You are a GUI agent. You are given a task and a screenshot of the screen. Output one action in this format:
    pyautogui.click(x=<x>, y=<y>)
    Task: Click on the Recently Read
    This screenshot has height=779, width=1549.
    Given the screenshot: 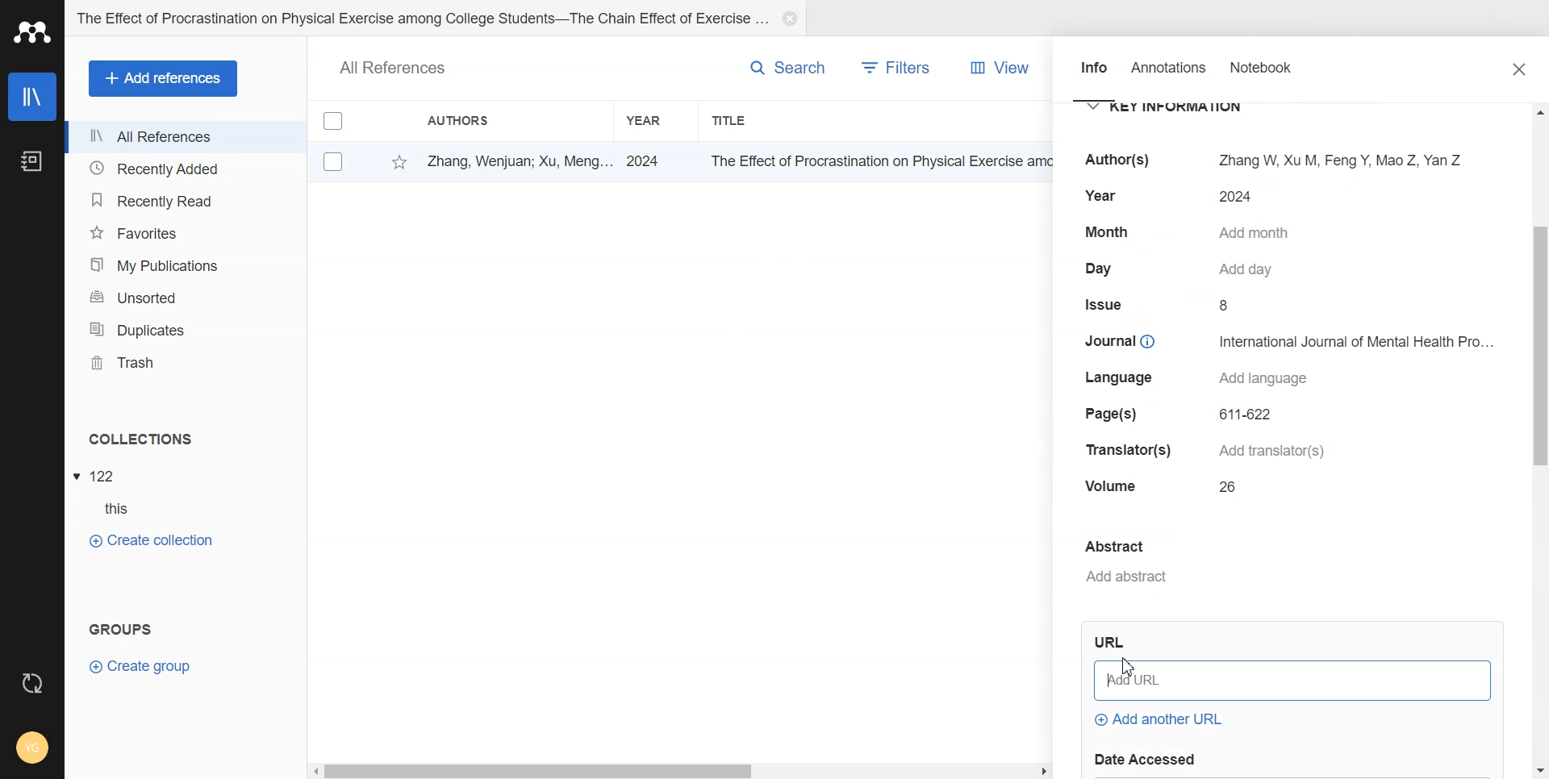 What is the action you would take?
    pyautogui.click(x=185, y=199)
    